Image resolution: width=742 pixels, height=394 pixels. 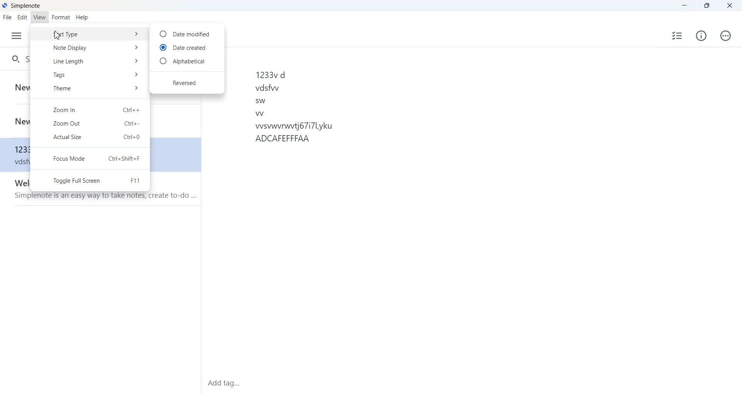 I want to click on Date created, so click(x=187, y=47).